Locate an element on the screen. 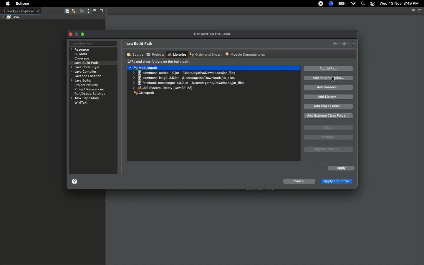 The width and height of the screenshot is (424, 265). Maximize is located at coordinates (420, 11).